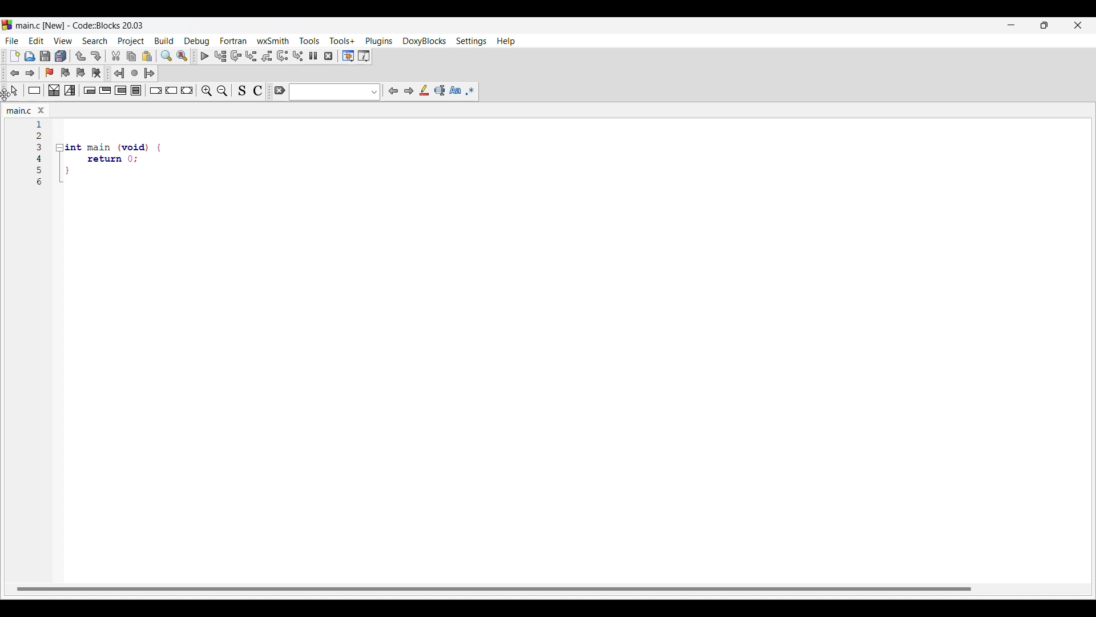 The width and height of the screenshot is (1096, 617). I want to click on Use regex, so click(470, 91).